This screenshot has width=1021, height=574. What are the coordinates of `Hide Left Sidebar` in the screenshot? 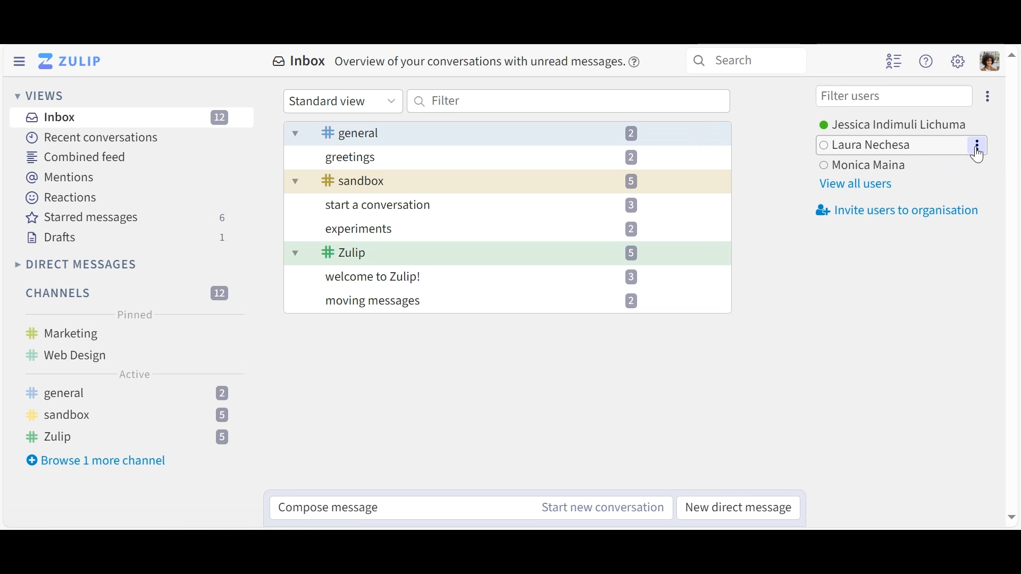 It's located at (18, 61).